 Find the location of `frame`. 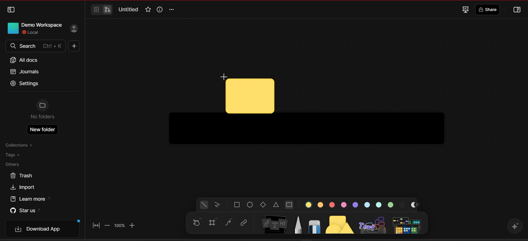

frame is located at coordinates (215, 223).